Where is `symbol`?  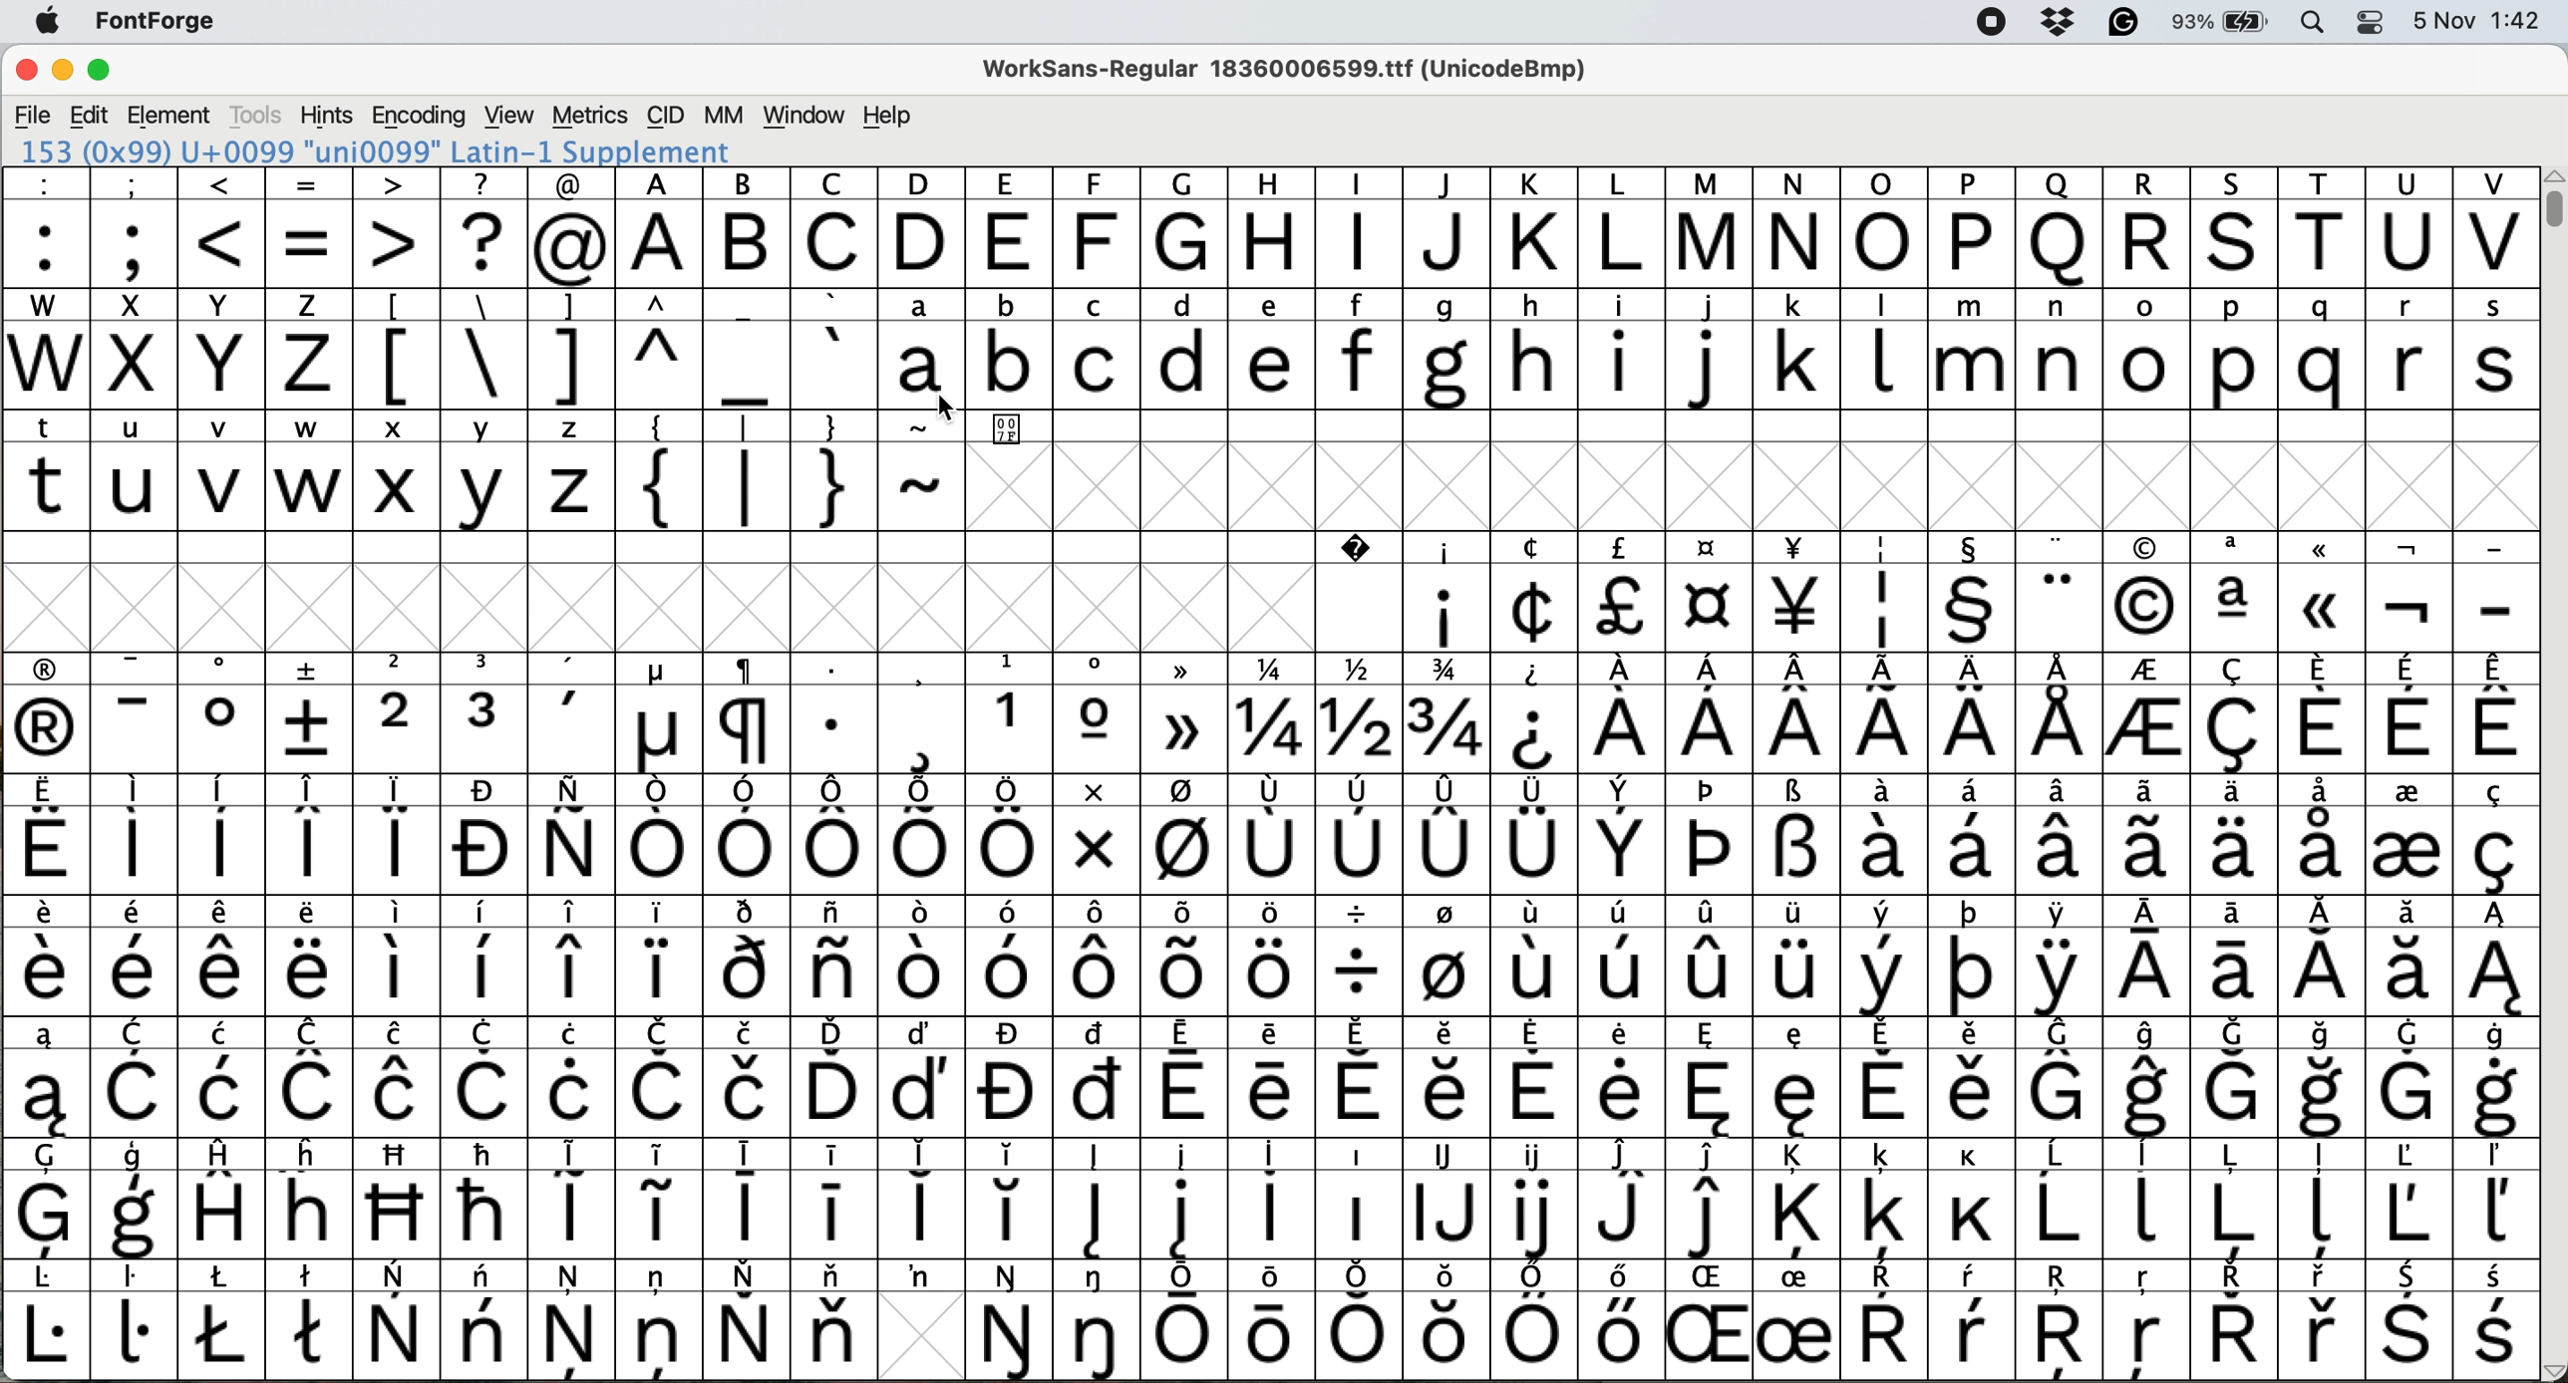
symbol is located at coordinates (1359, 1197).